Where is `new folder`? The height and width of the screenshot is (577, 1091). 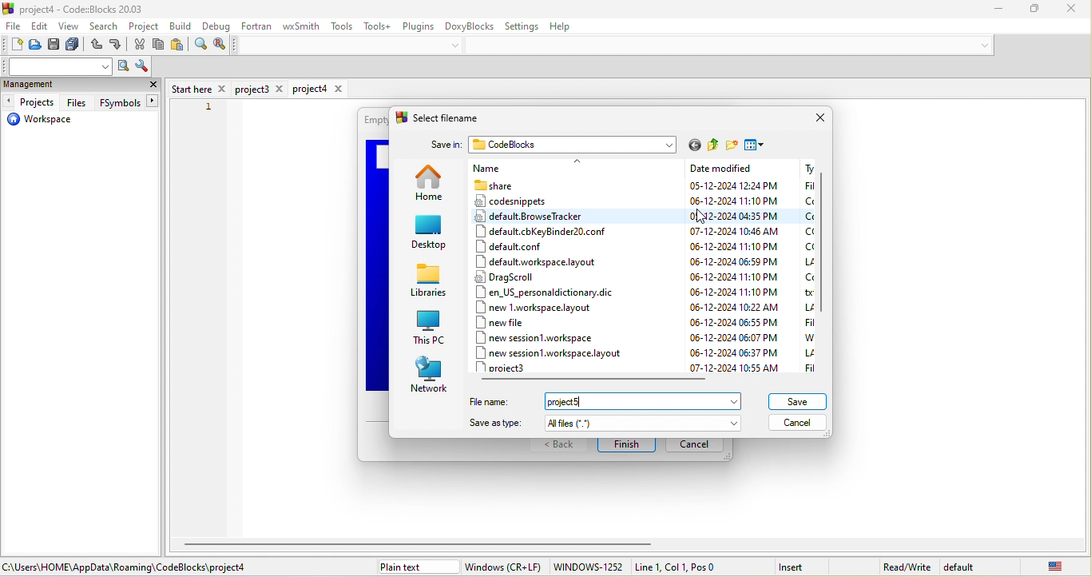 new folder is located at coordinates (729, 145).